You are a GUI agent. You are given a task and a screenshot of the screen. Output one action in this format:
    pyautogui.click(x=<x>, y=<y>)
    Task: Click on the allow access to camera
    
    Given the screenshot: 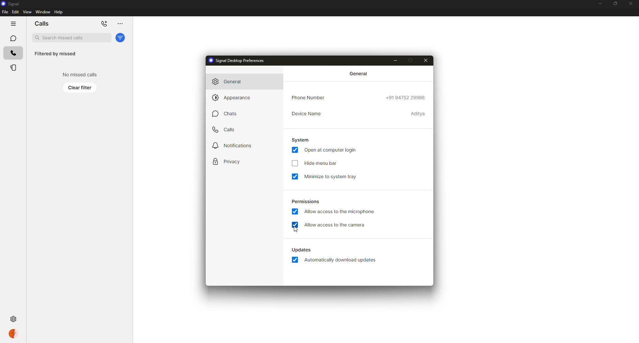 What is the action you would take?
    pyautogui.click(x=336, y=225)
    